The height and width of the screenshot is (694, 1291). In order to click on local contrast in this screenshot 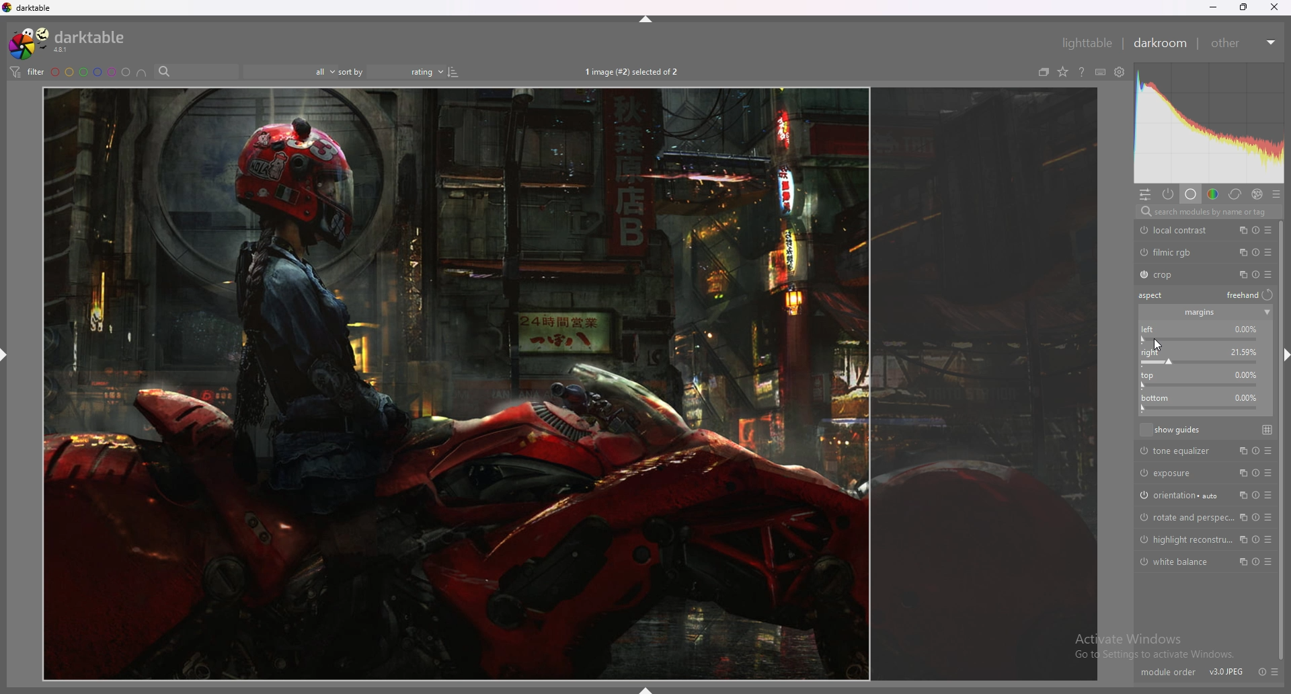, I will do `click(1178, 230)`.